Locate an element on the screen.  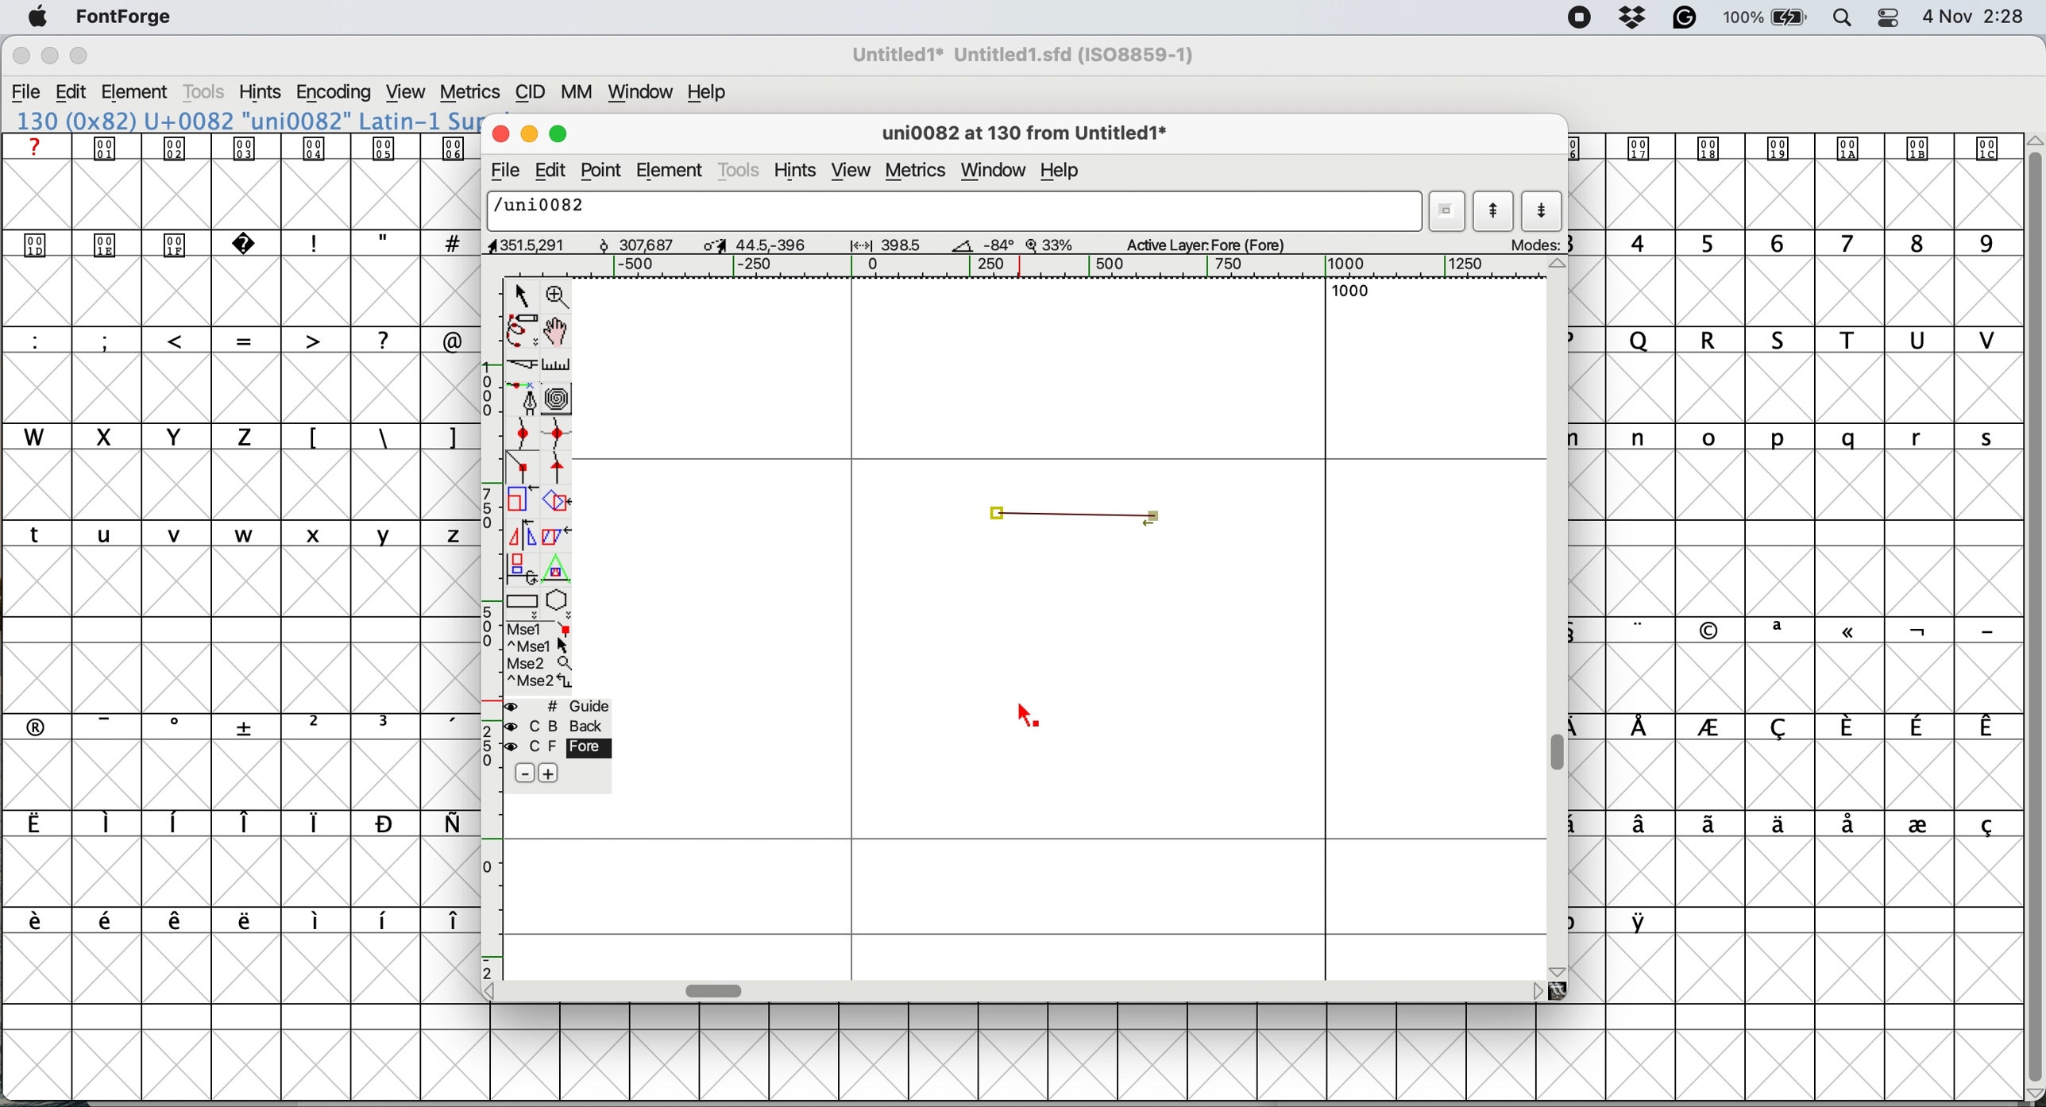
symbols is located at coordinates (245, 148).